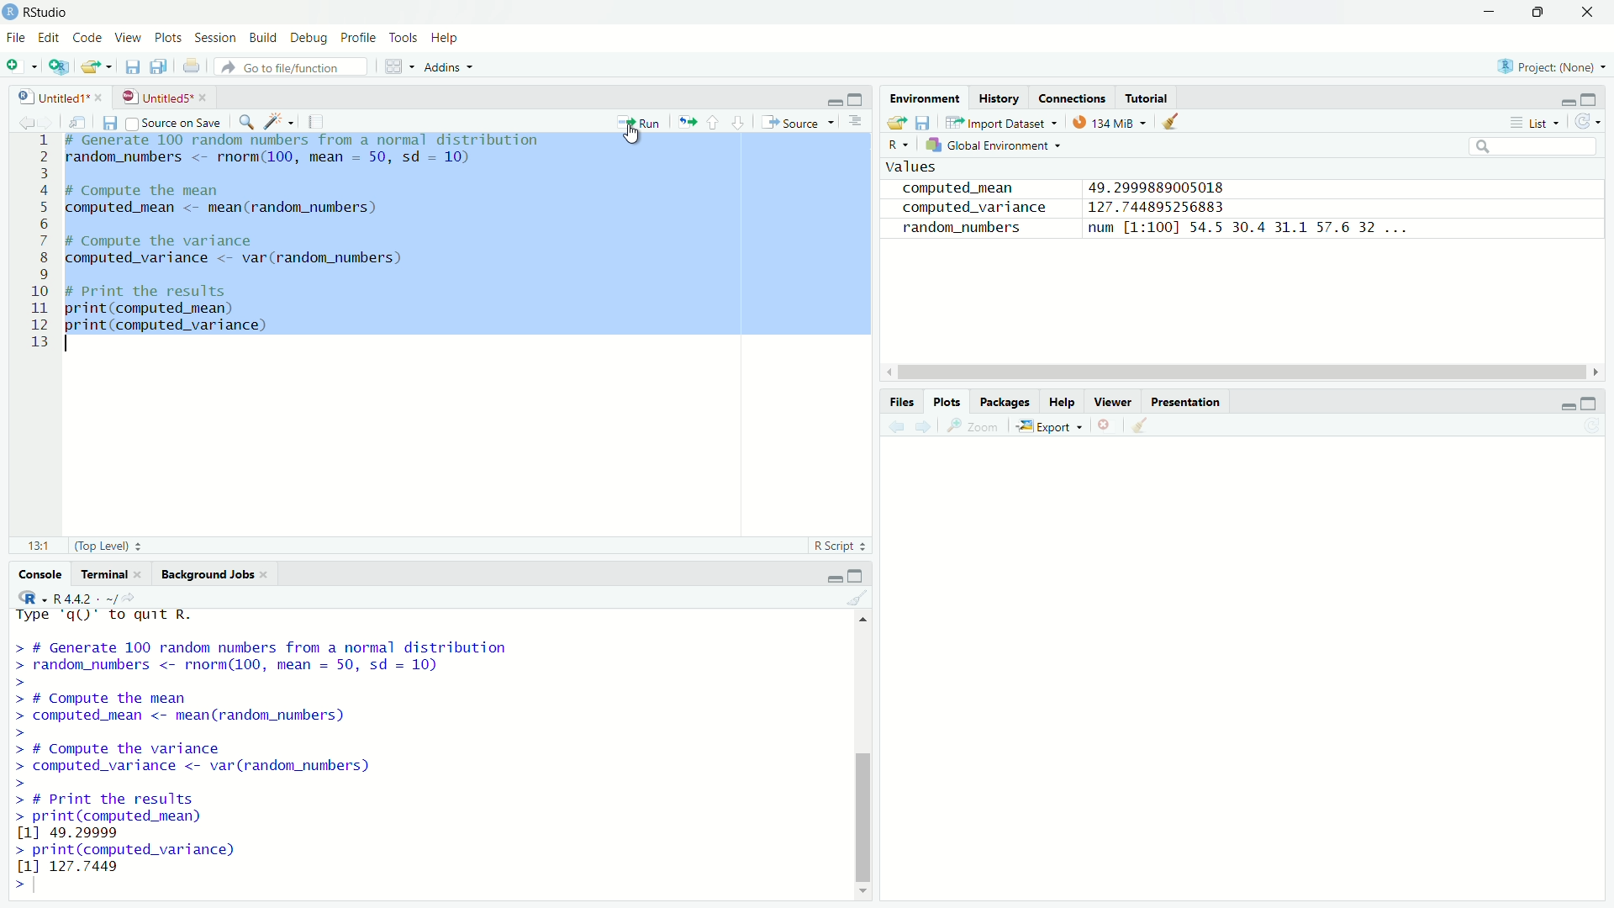  What do you see at coordinates (901, 401) in the screenshot?
I see `files` at bounding box center [901, 401].